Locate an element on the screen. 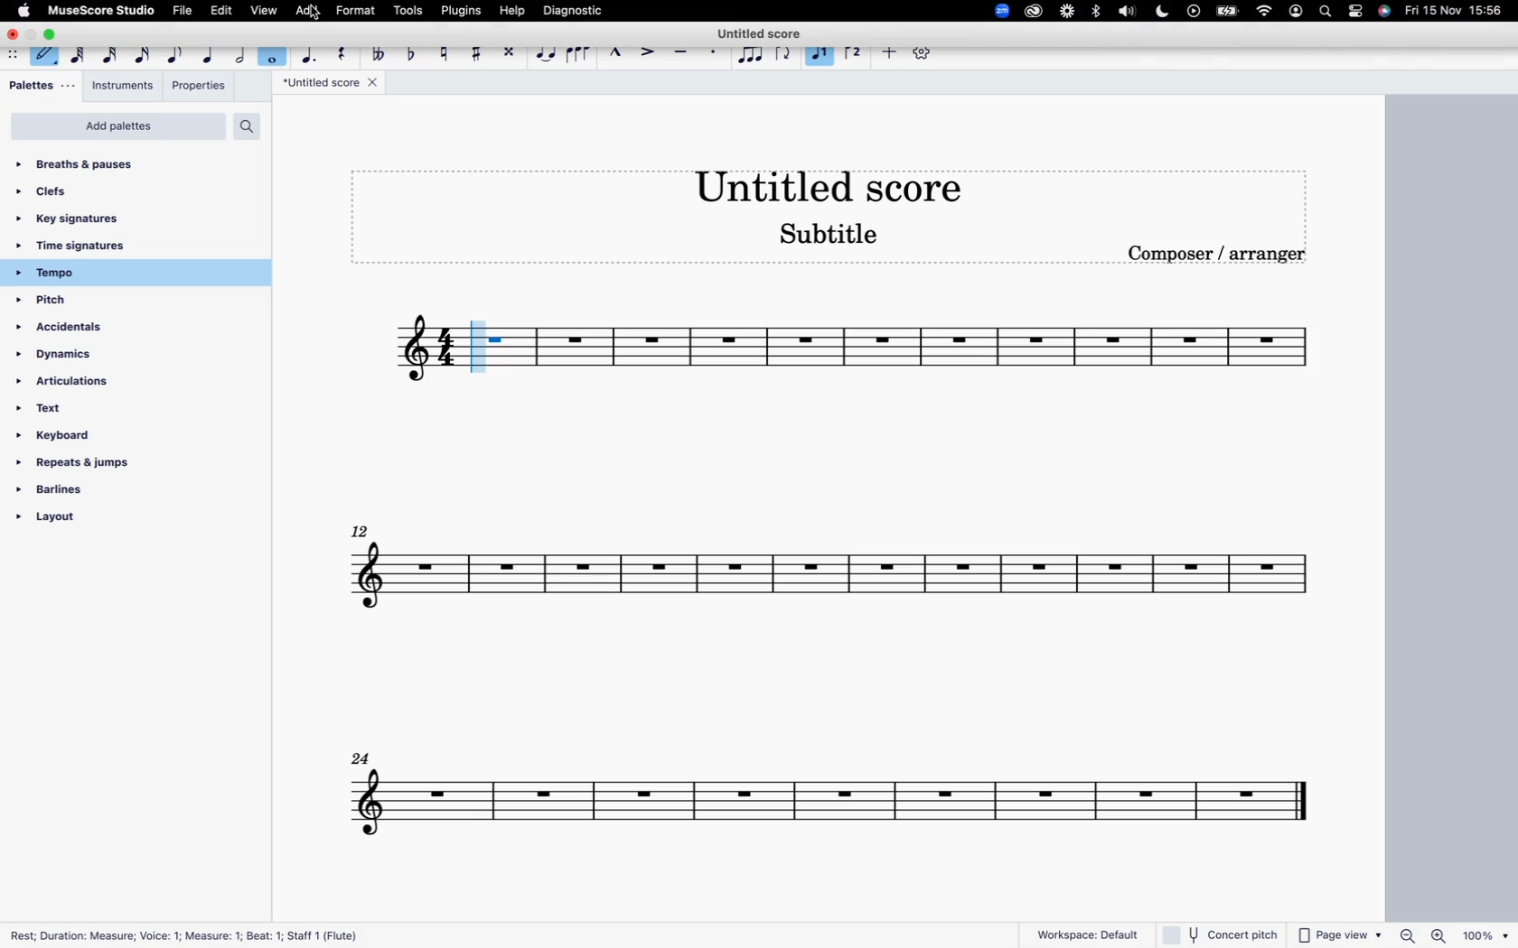 Image resolution: width=1518 pixels, height=948 pixels. staccato is located at coordinates (716, 54).